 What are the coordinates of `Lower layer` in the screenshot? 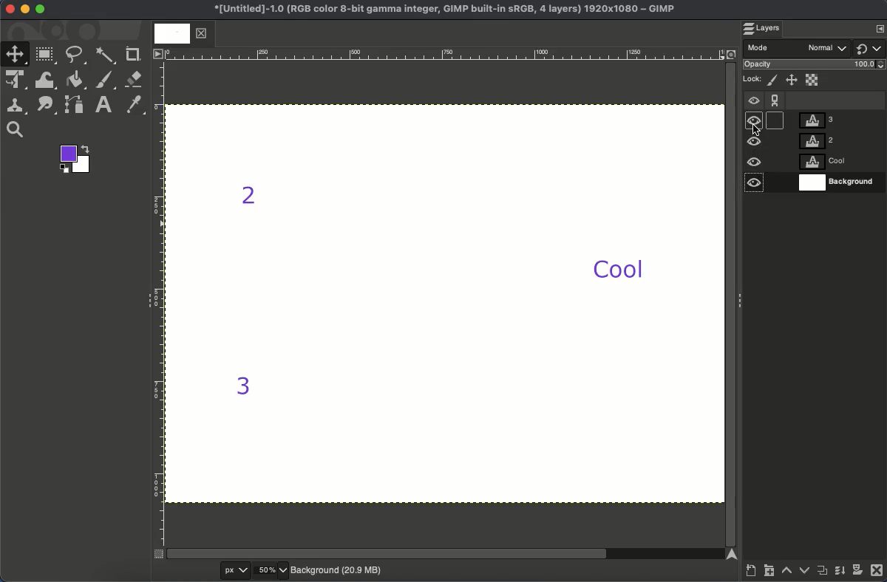 It's located at (803, 572).